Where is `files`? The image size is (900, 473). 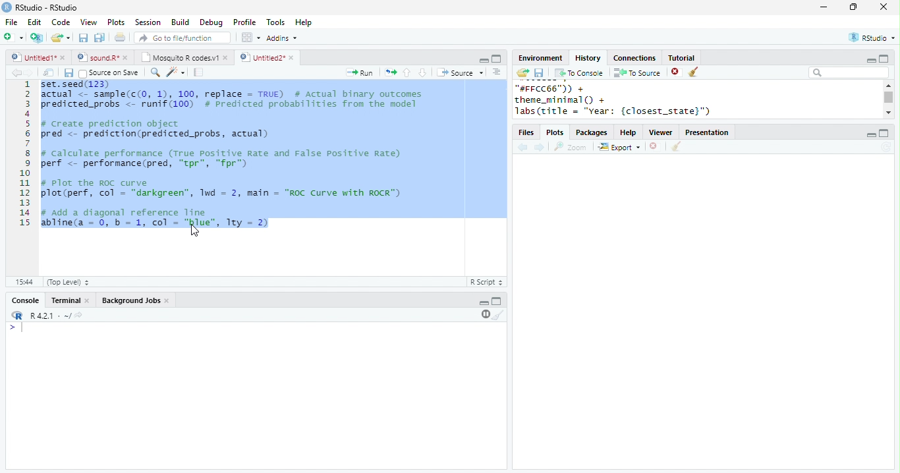
files is located at coordinates (527, 133).